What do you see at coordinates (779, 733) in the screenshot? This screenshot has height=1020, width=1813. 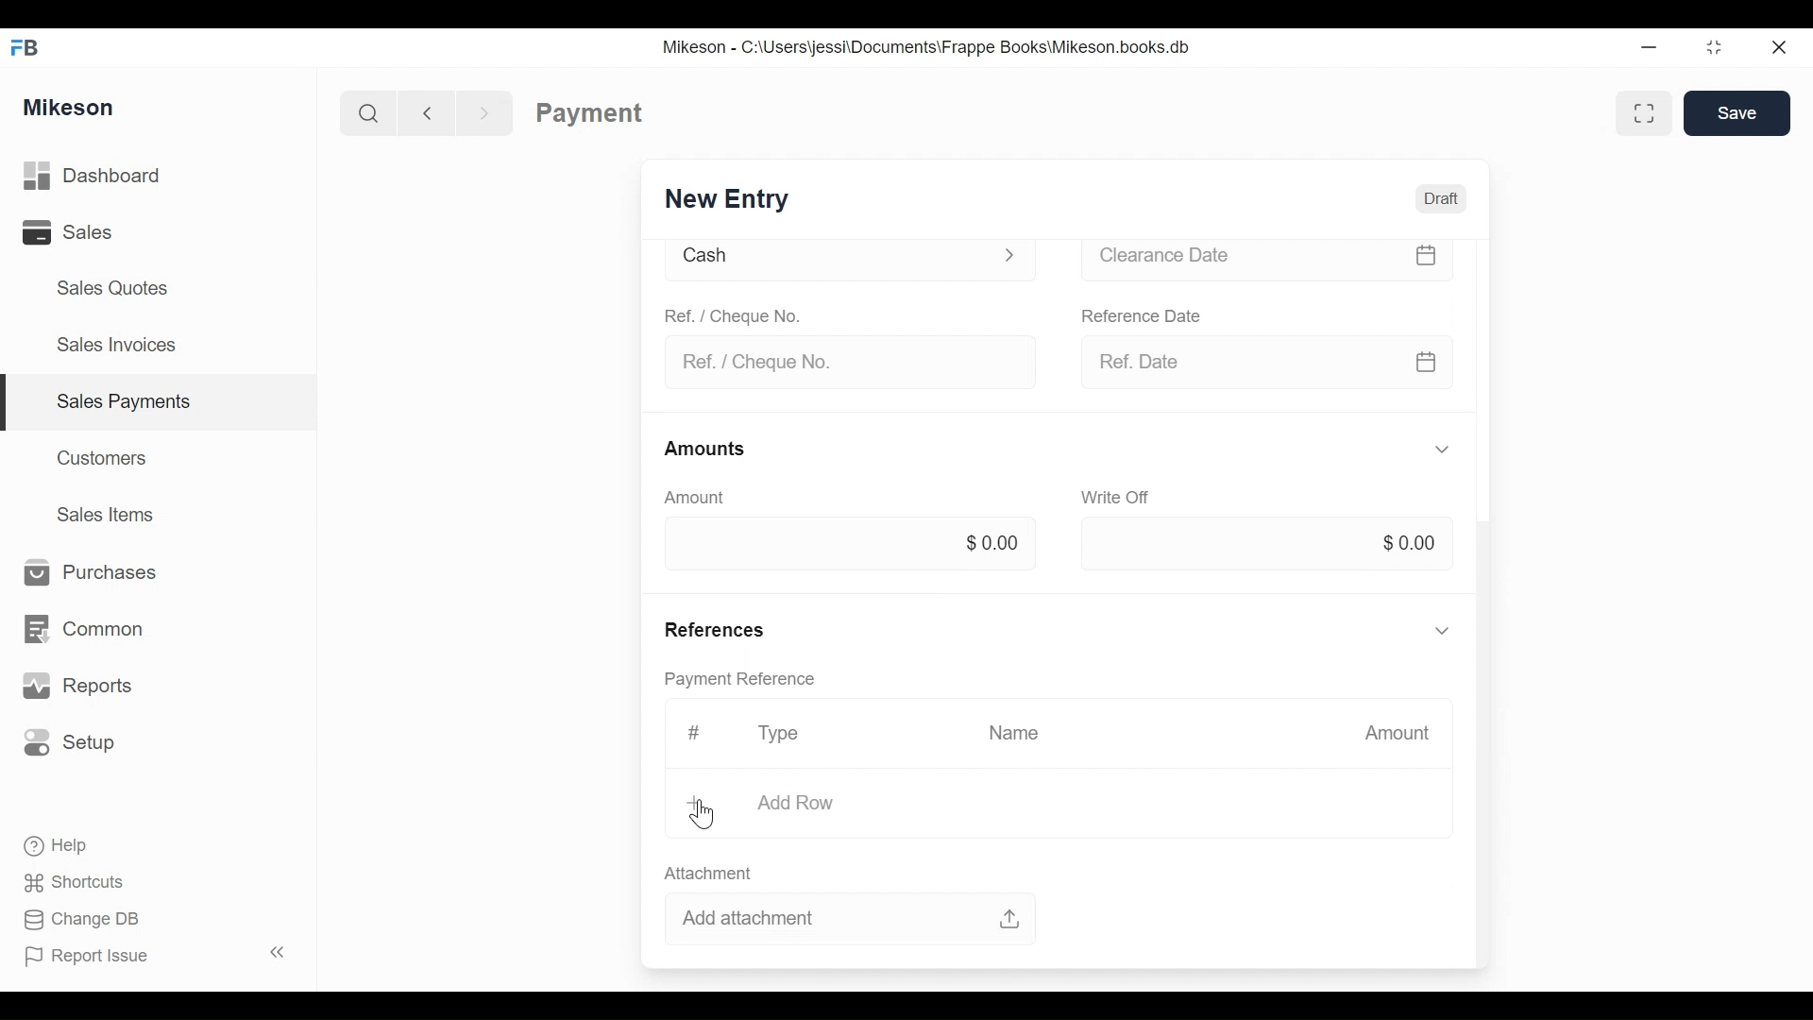 I see `Type` at bounding box center [779, 733].